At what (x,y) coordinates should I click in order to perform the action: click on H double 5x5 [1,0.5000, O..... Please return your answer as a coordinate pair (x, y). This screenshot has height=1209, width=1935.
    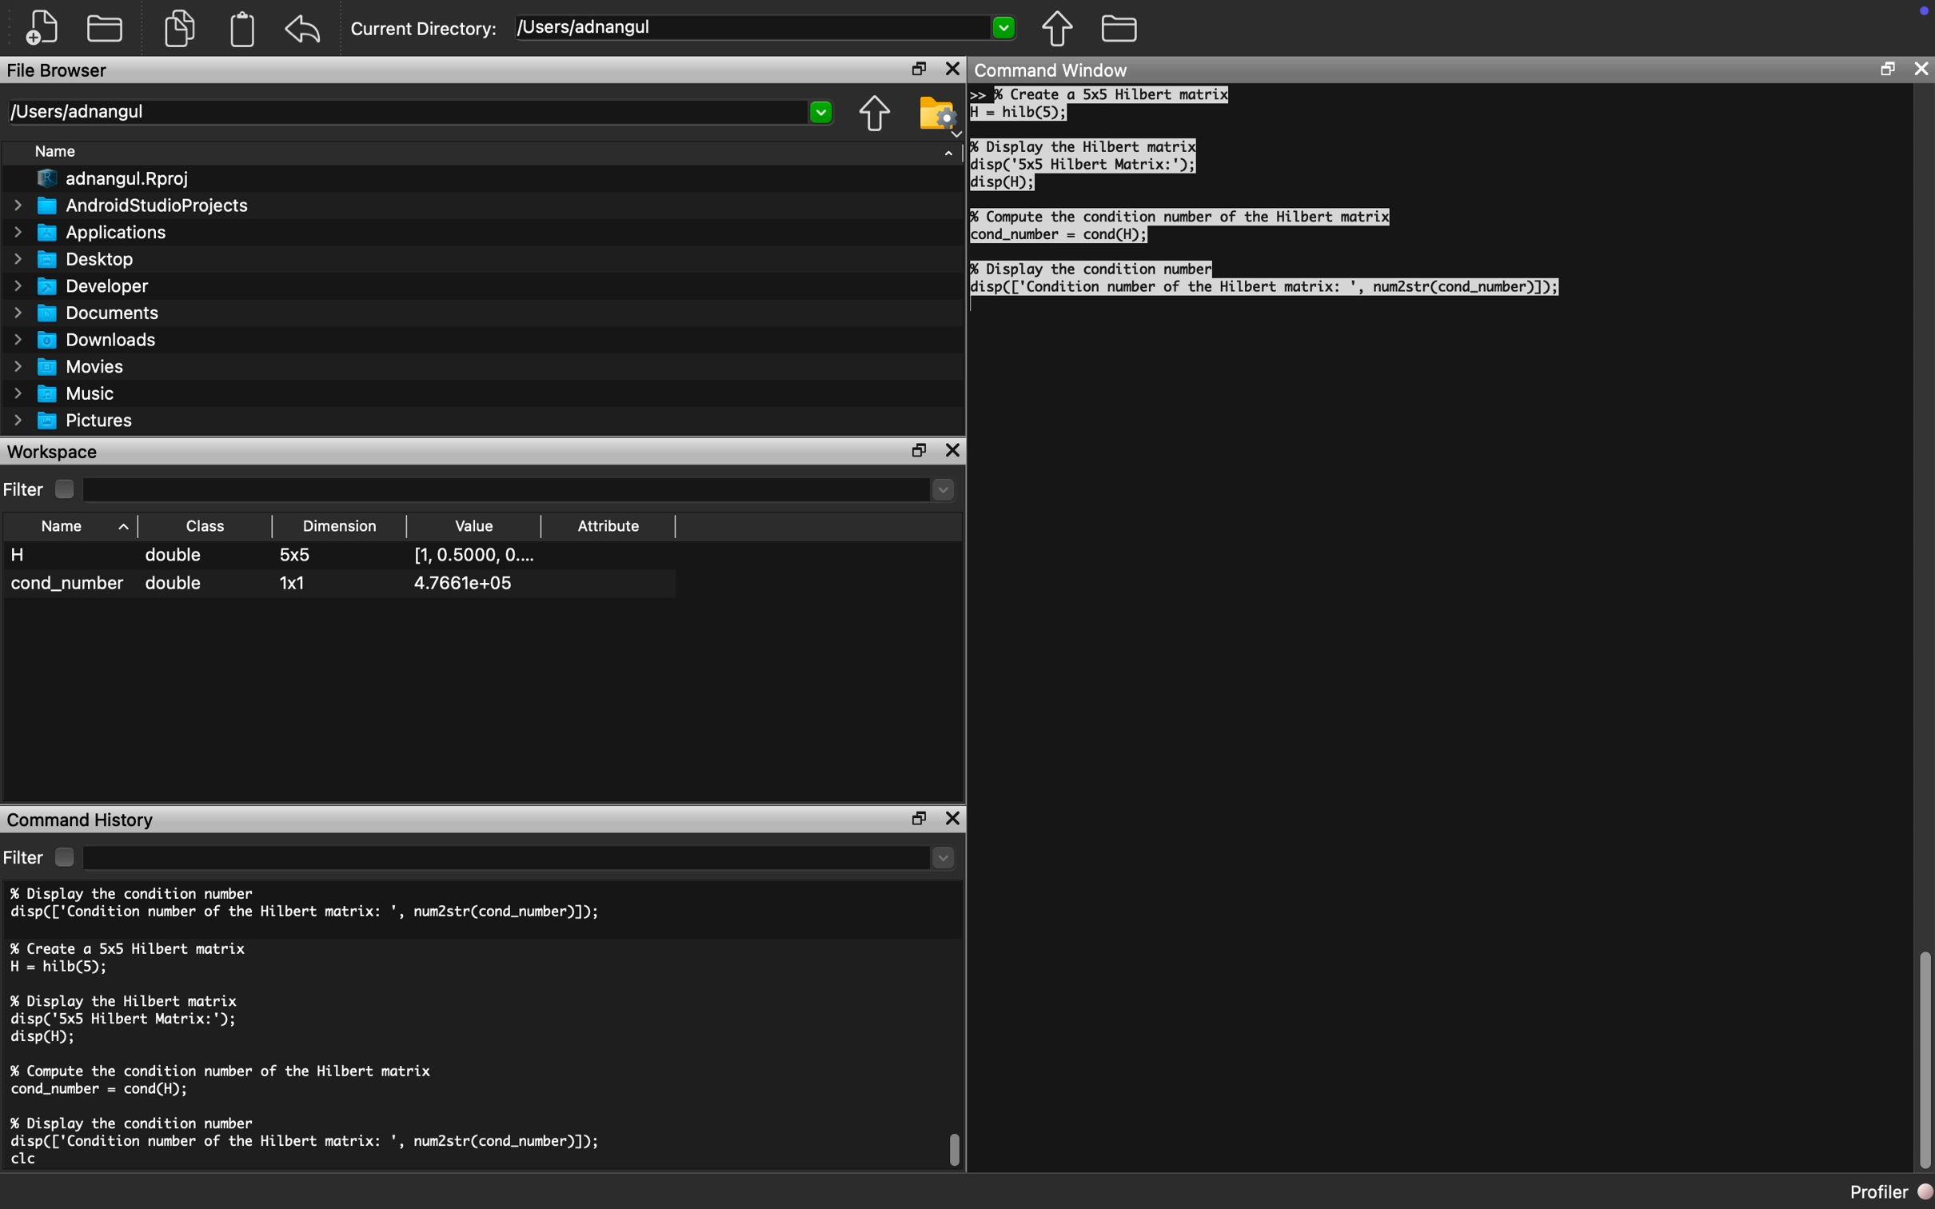
    Looking at the image, I should click on (277, 557).